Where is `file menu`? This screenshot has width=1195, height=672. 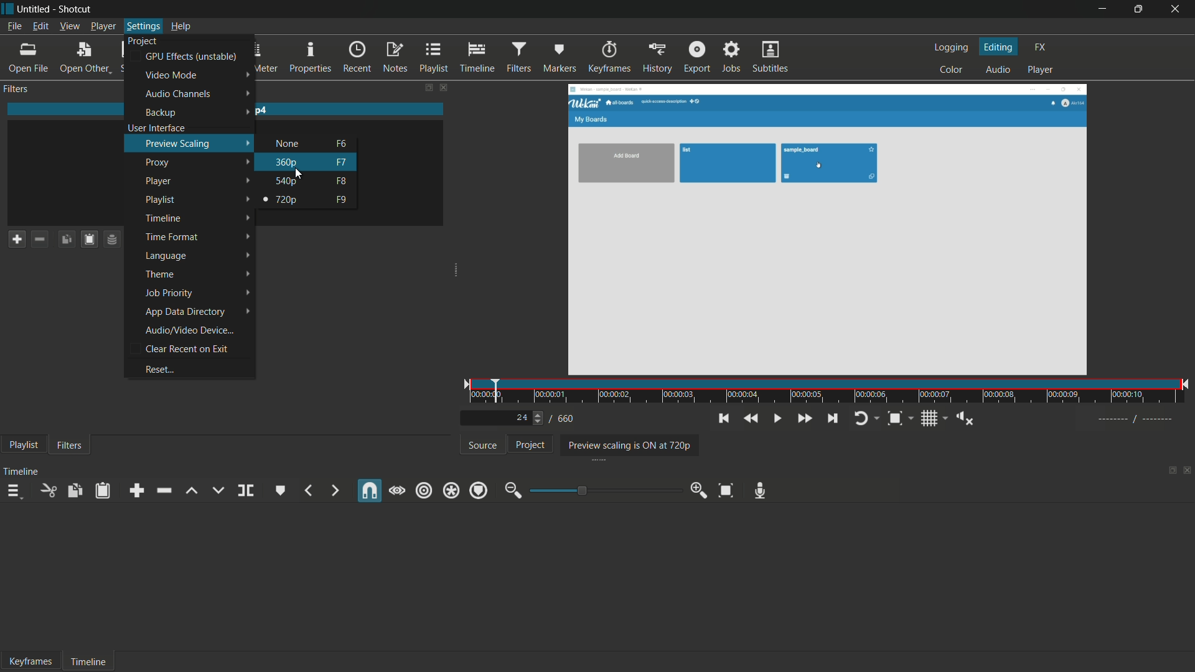
file menu is located at coordinates (13, 26).